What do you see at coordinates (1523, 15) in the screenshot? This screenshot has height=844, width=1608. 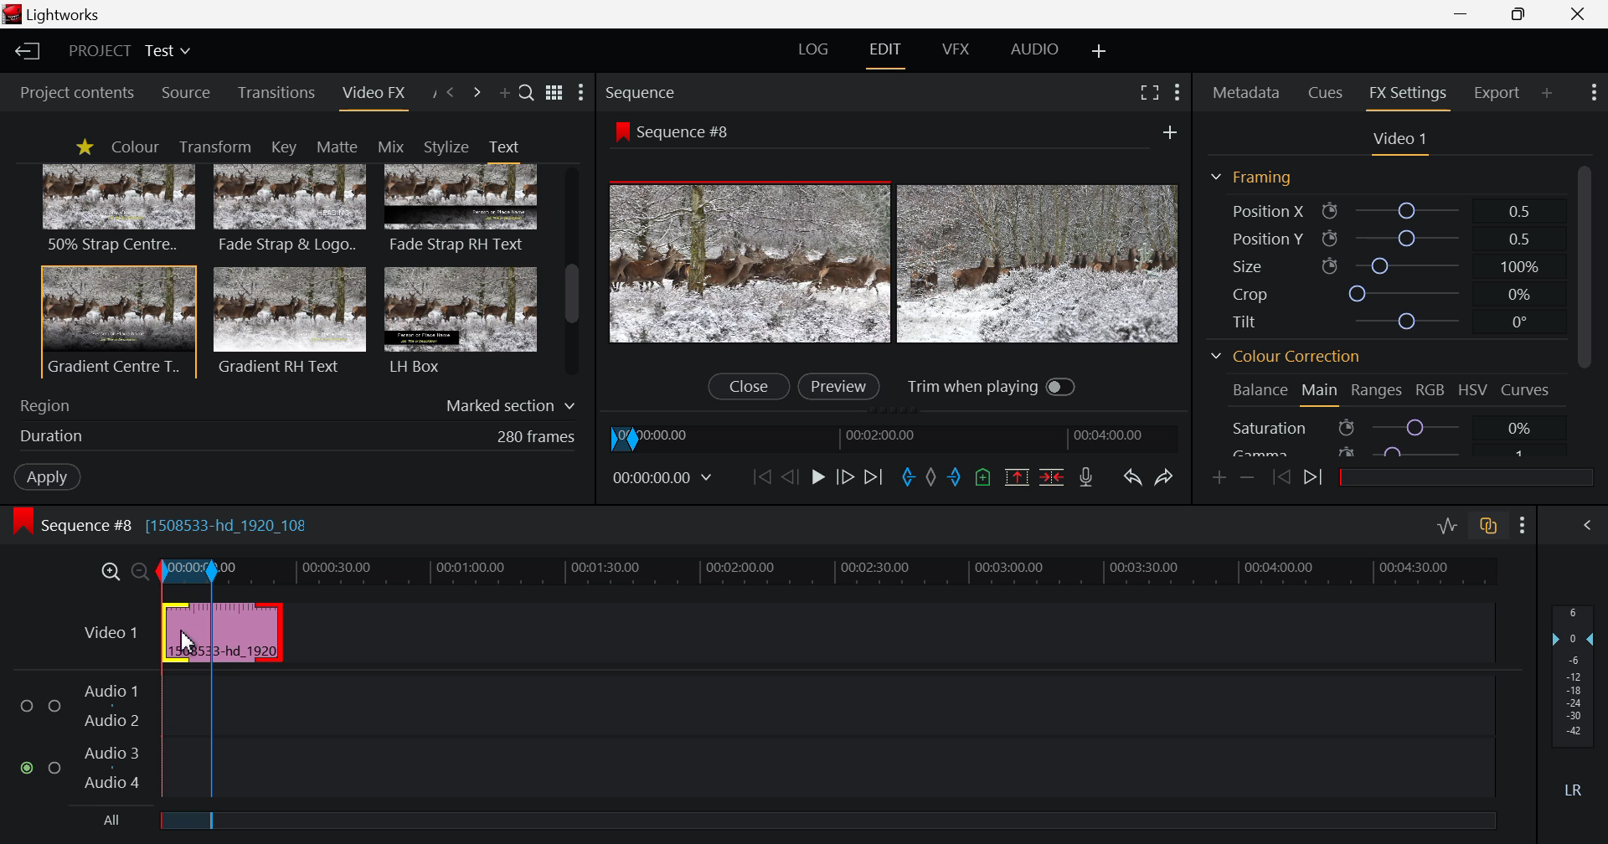 I see `Minimize` at bounding box center [1523, 15].